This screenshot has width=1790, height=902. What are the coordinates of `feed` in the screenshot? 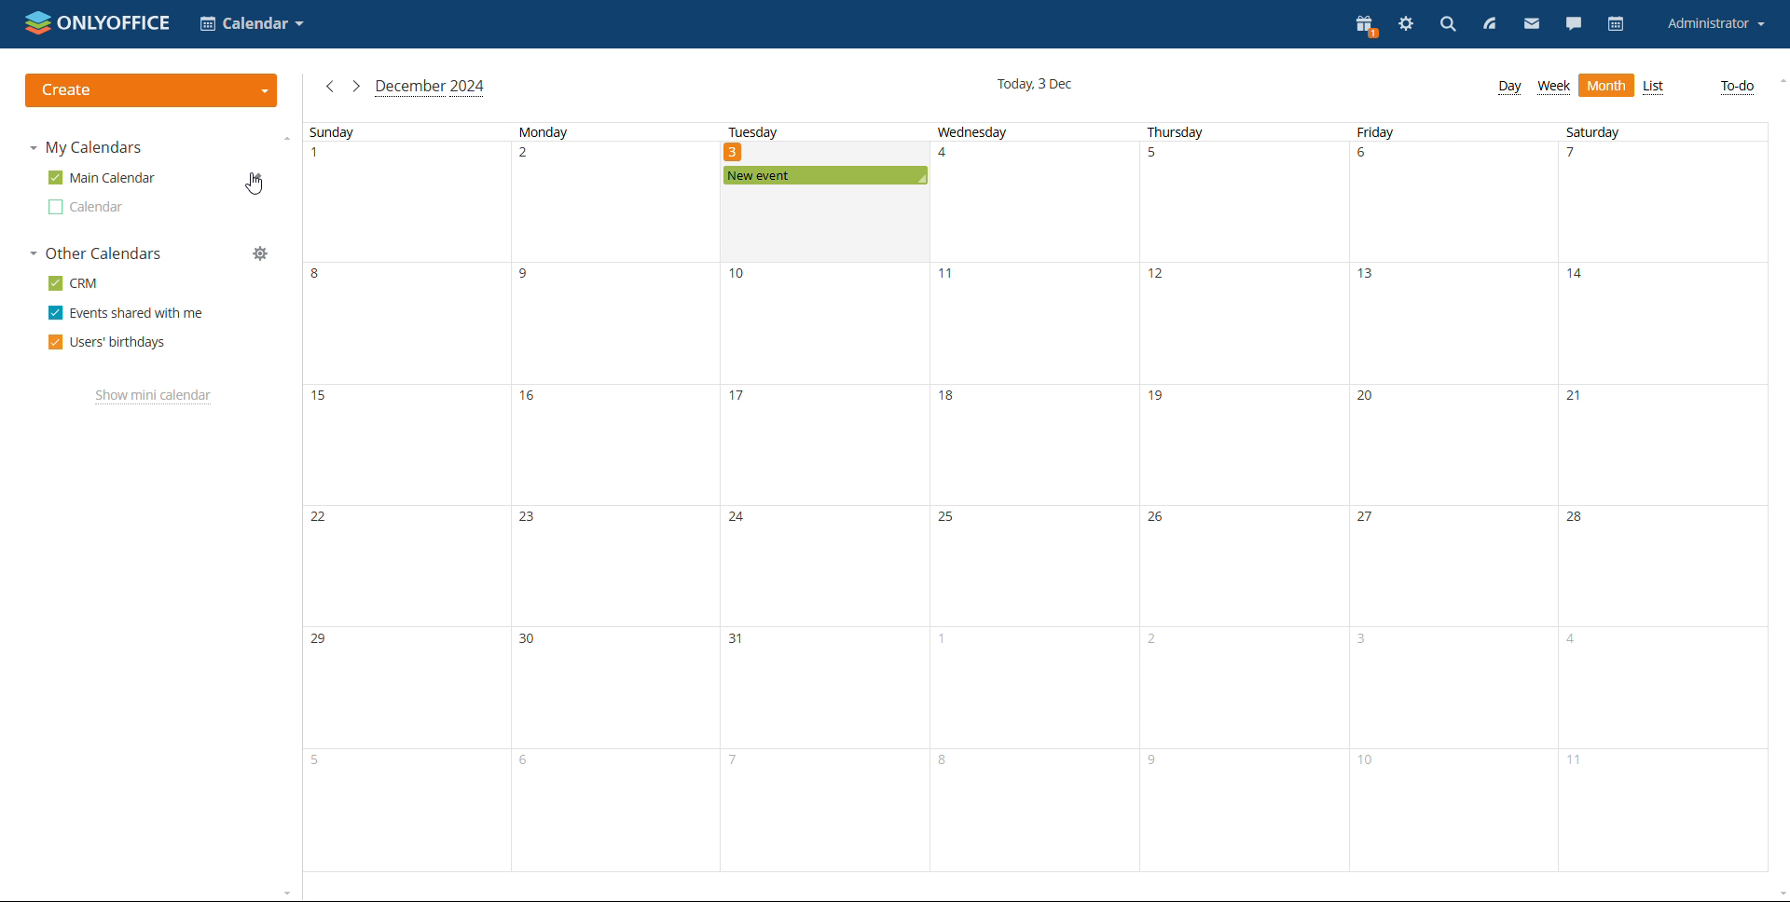 It's located at (1492, 25).